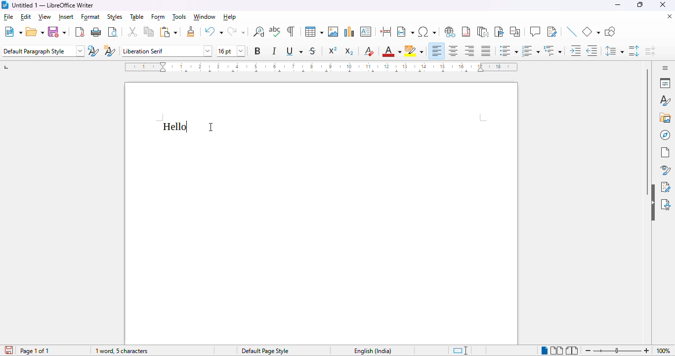  What do you see at coordinates (500, 32) in the screenshot?
I see `insert bookmark` at bounding box center [500, 32].